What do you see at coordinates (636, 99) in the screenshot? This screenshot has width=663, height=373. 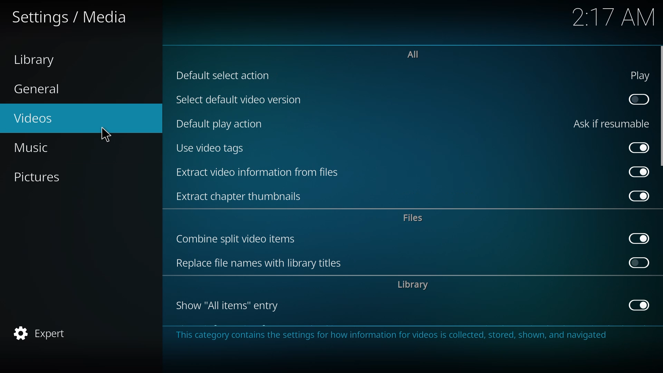 I see `click to enable` at bounding box center [636, 99].